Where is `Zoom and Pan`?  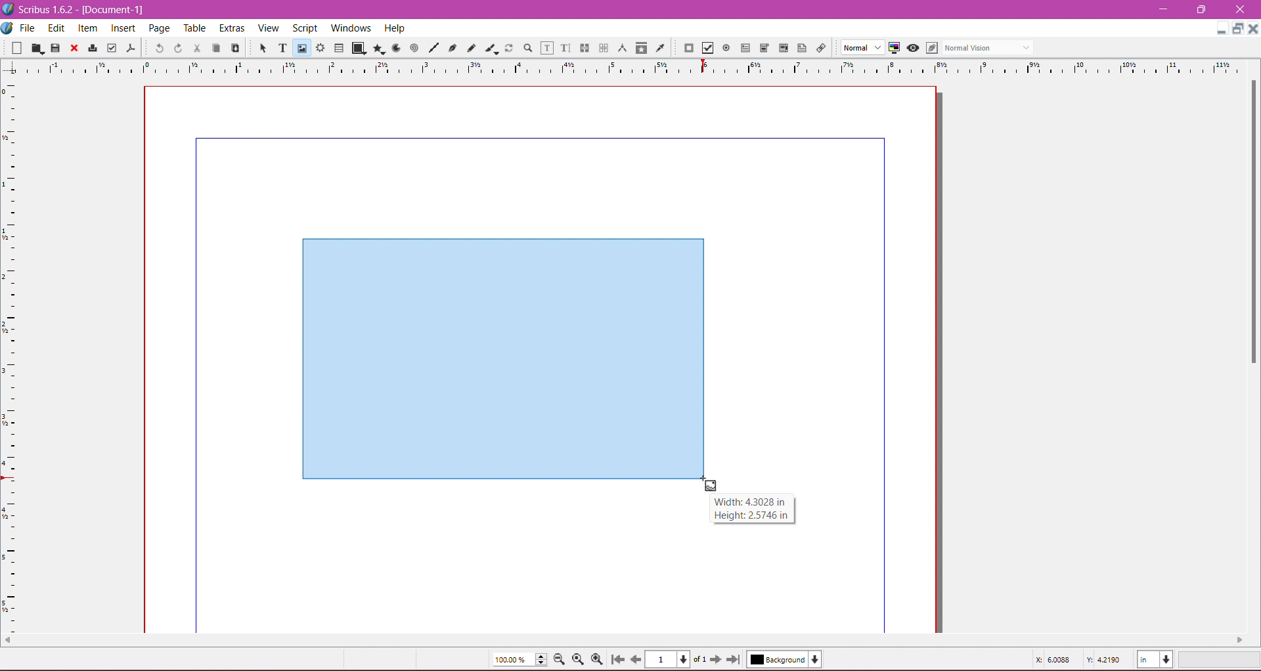
Zoom and Pan is located at coordinates (527, 49).